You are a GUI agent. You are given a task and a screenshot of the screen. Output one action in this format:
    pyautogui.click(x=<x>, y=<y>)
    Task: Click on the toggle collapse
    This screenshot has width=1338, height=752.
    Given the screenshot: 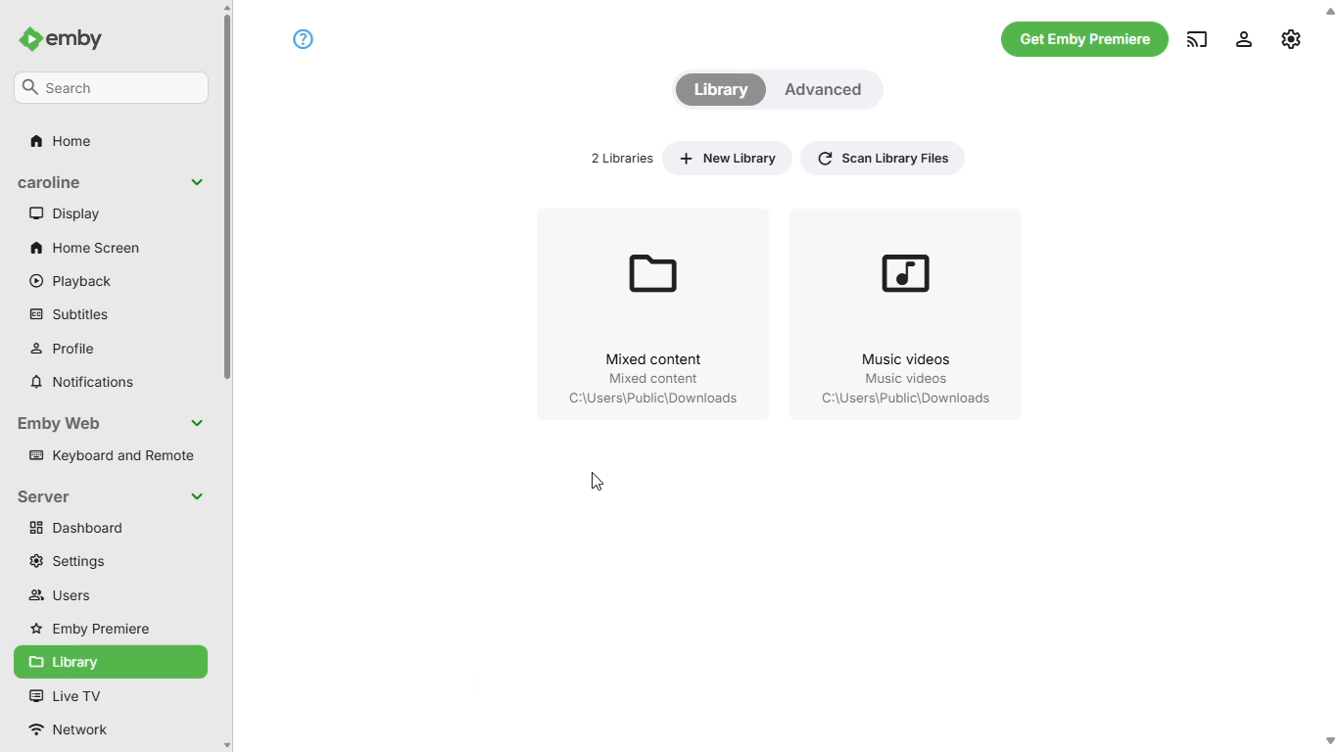 What is the action you would take?
    pyautogui.click(x=197, y=182)
    